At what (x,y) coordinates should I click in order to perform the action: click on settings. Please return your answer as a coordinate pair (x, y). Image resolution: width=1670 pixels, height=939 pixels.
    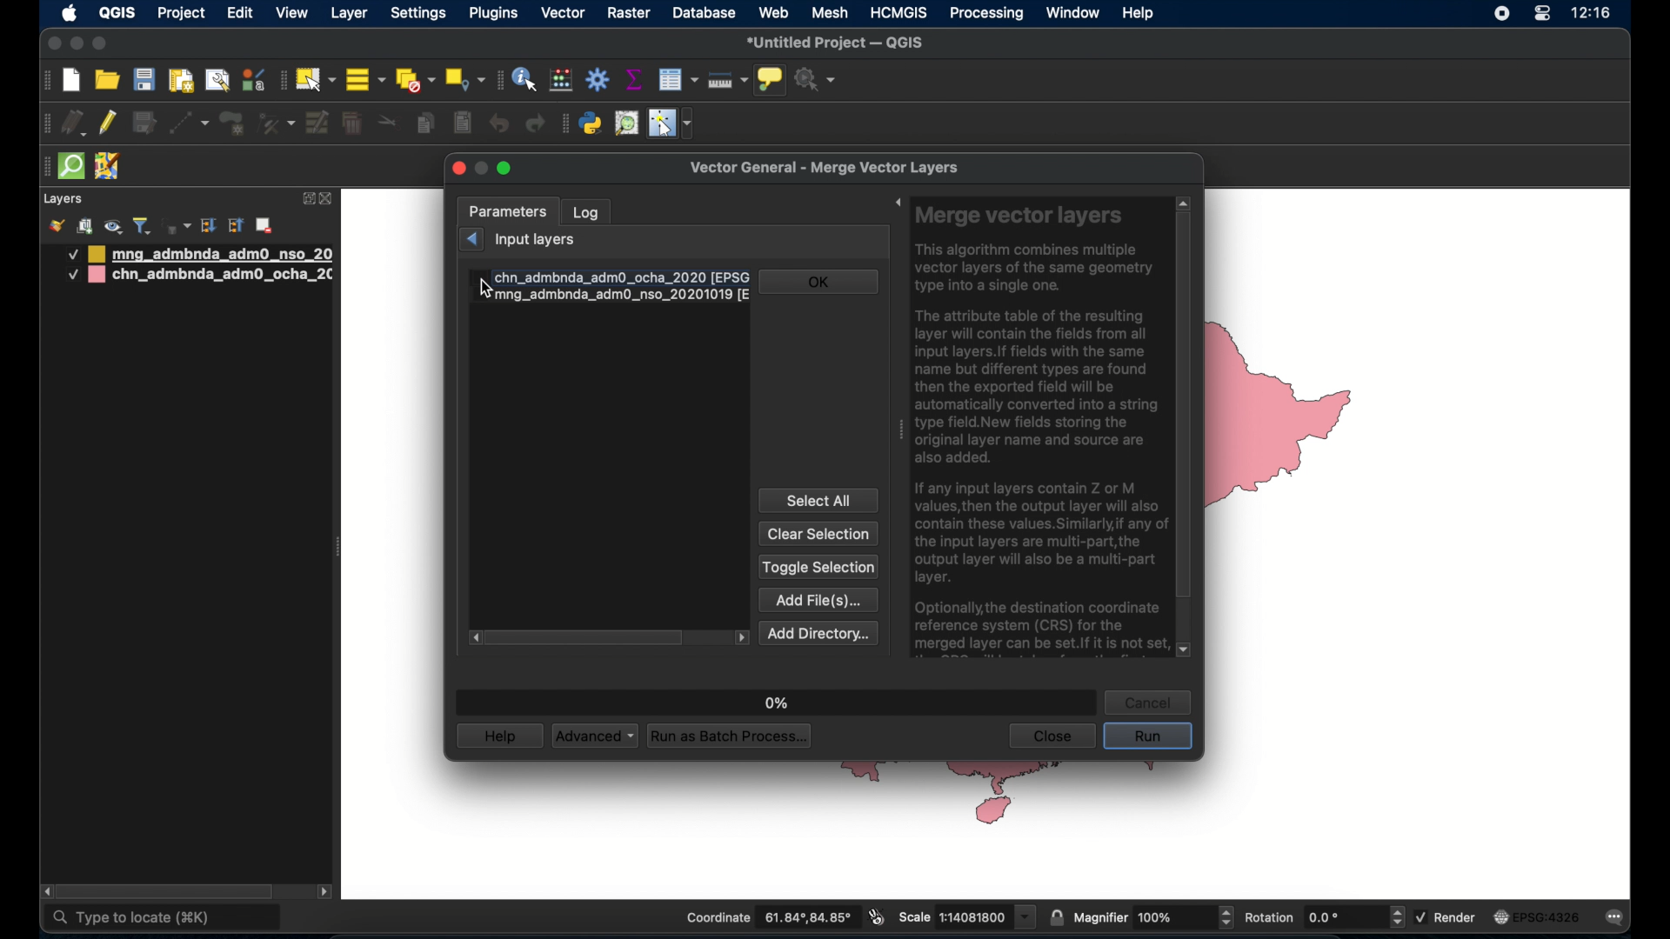
    Looking at the image, I should click on (420, 15).